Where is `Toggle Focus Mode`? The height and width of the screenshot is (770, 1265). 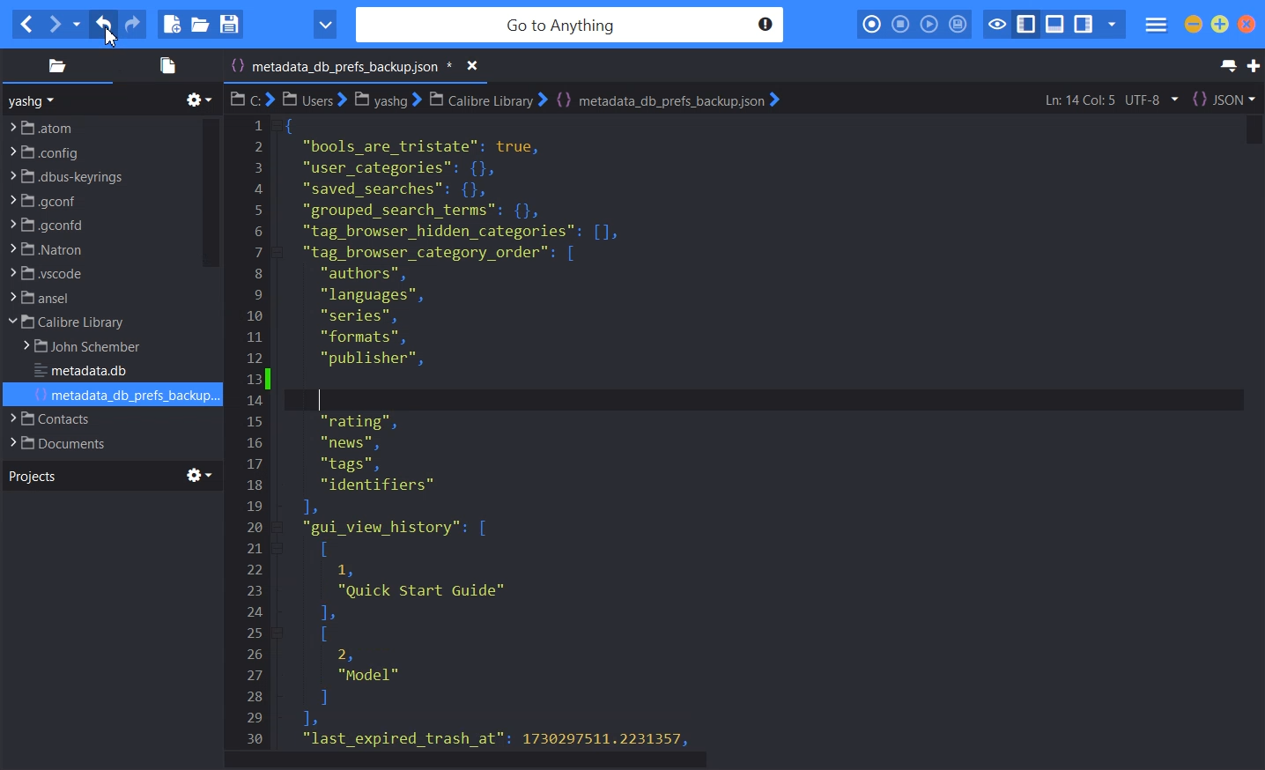
Toggle Focus Mode is located at coordinates (995, 25).